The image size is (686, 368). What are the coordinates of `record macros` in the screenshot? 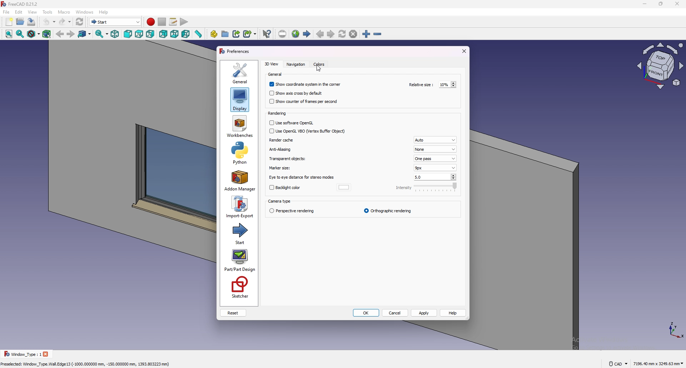 It's located at (150, 22).